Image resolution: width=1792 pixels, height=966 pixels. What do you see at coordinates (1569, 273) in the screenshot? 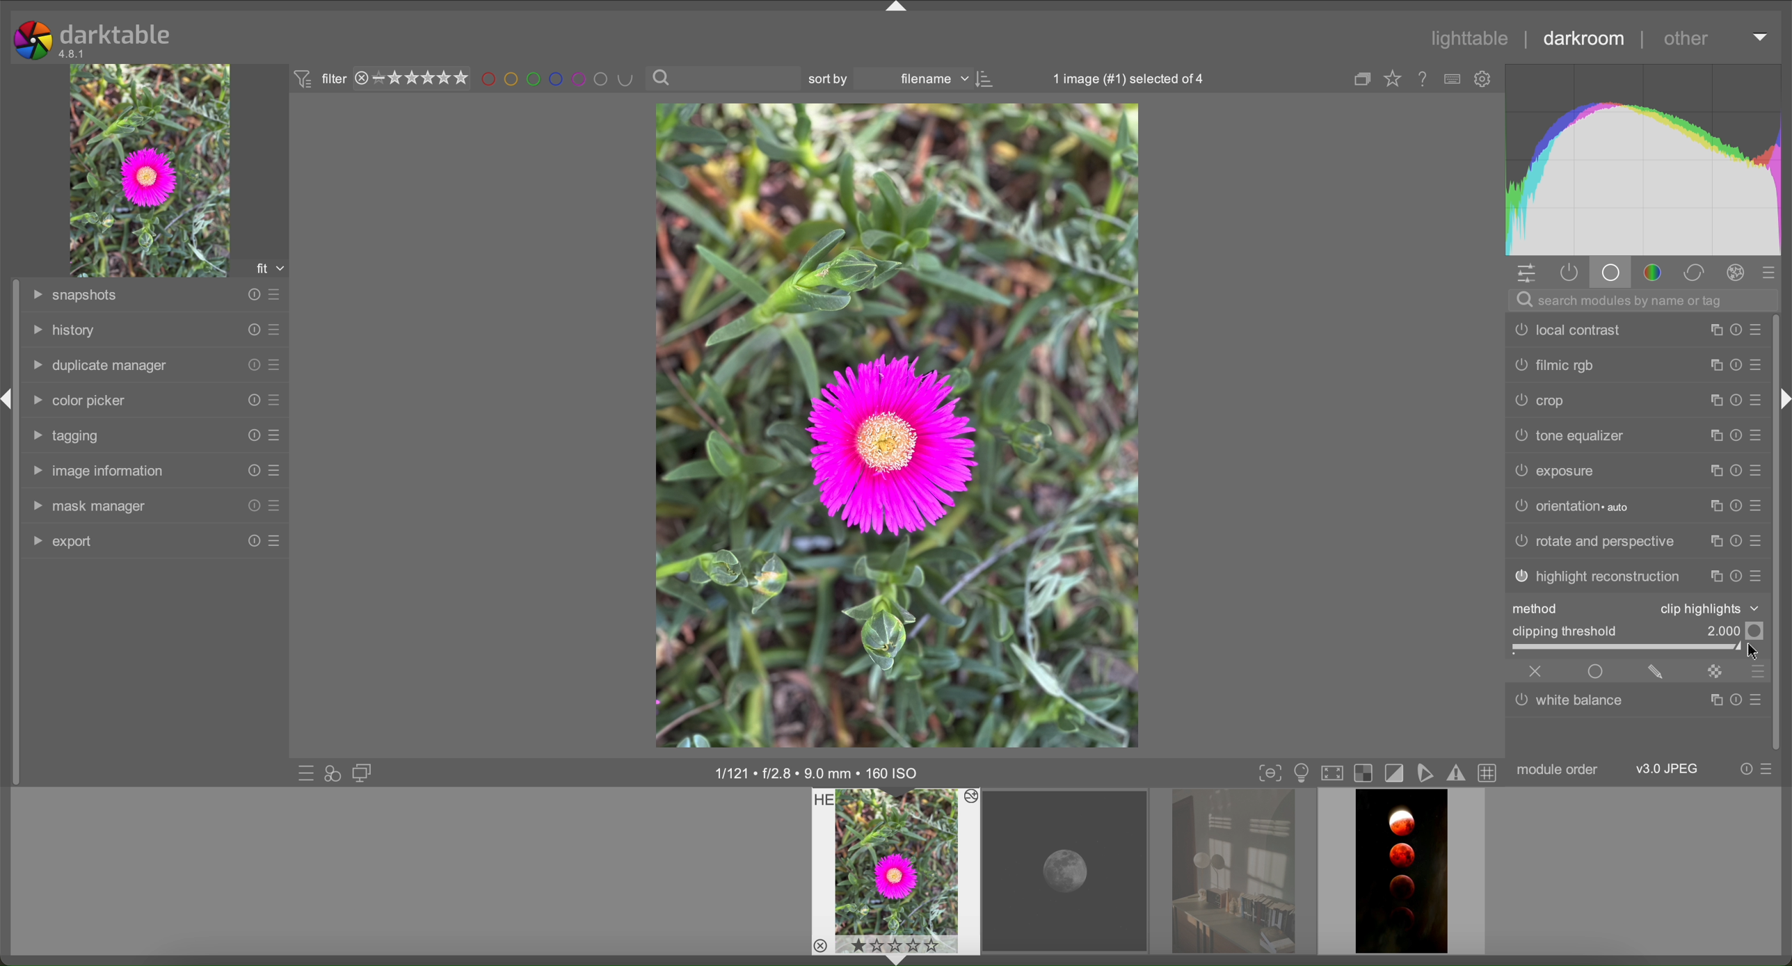
I see `active modules` at bounding box center [1569, 273].